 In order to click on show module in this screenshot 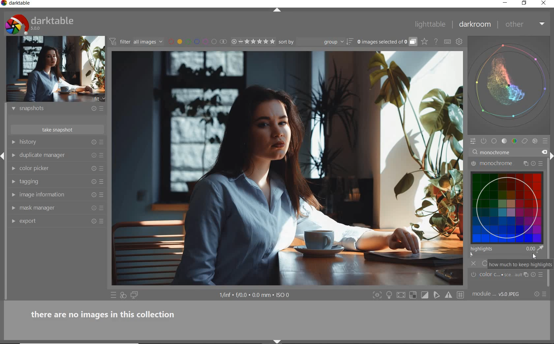, I will do `click(13, 155)`.